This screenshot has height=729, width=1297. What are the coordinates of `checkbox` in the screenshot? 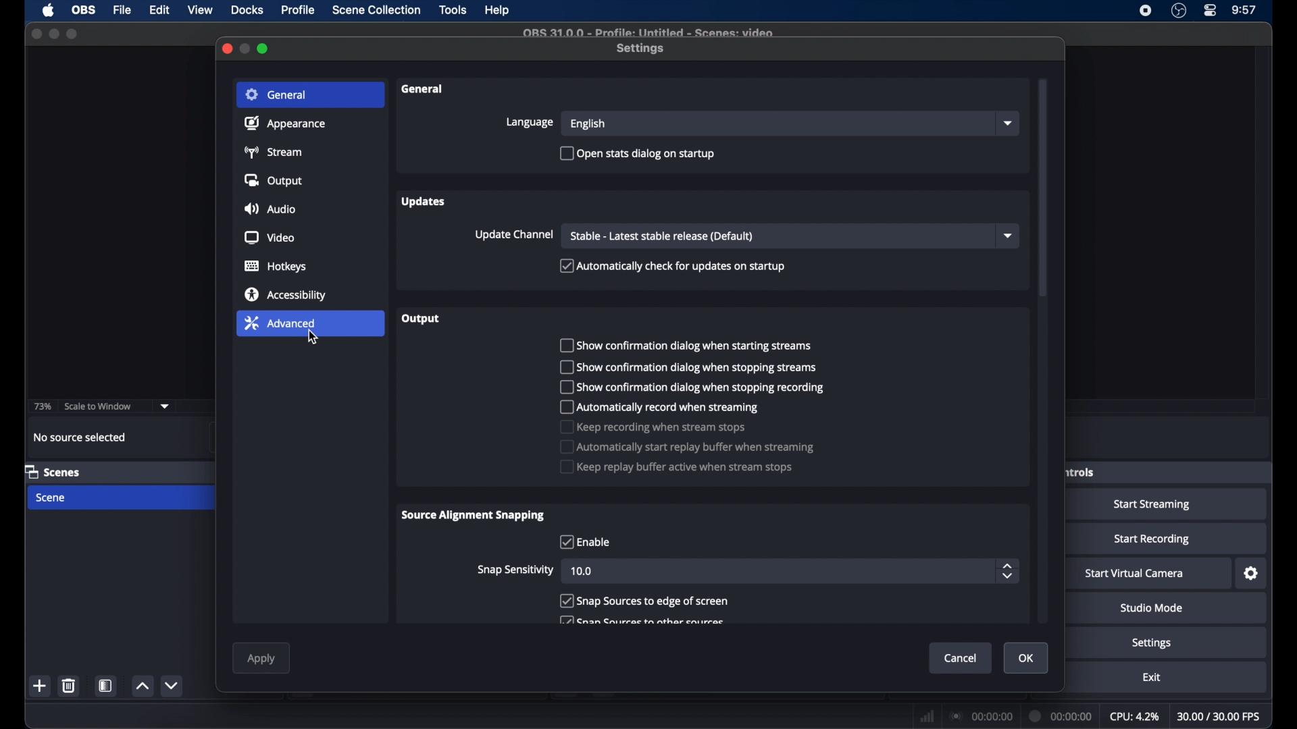 It's located at (661, 407).